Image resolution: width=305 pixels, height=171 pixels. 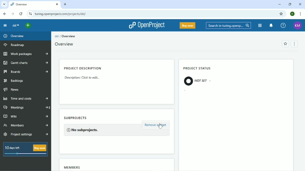 I want to click on Buy now, so click(x=188, y=26).